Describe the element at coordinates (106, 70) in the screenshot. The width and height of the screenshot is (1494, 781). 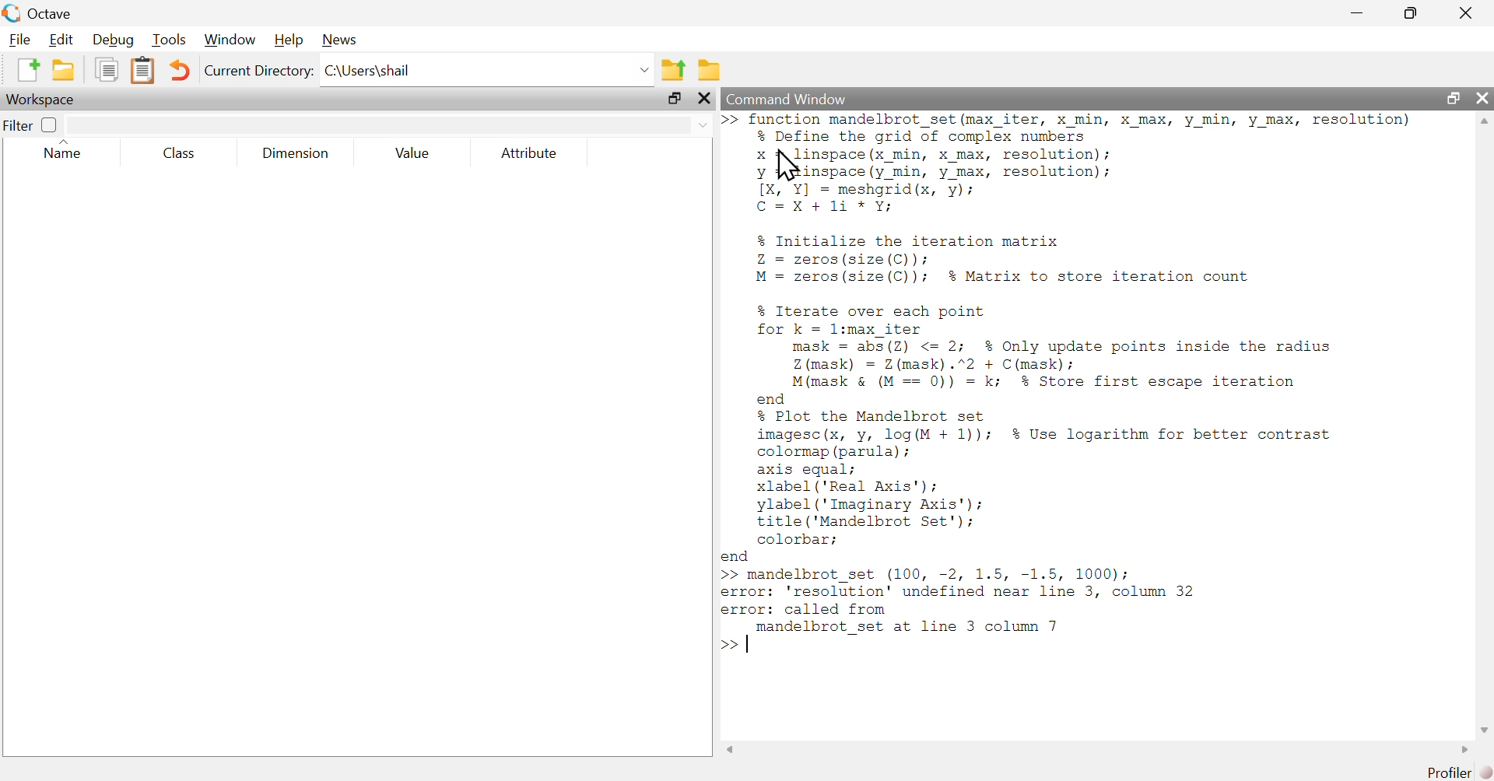
I see `copy` at that location.